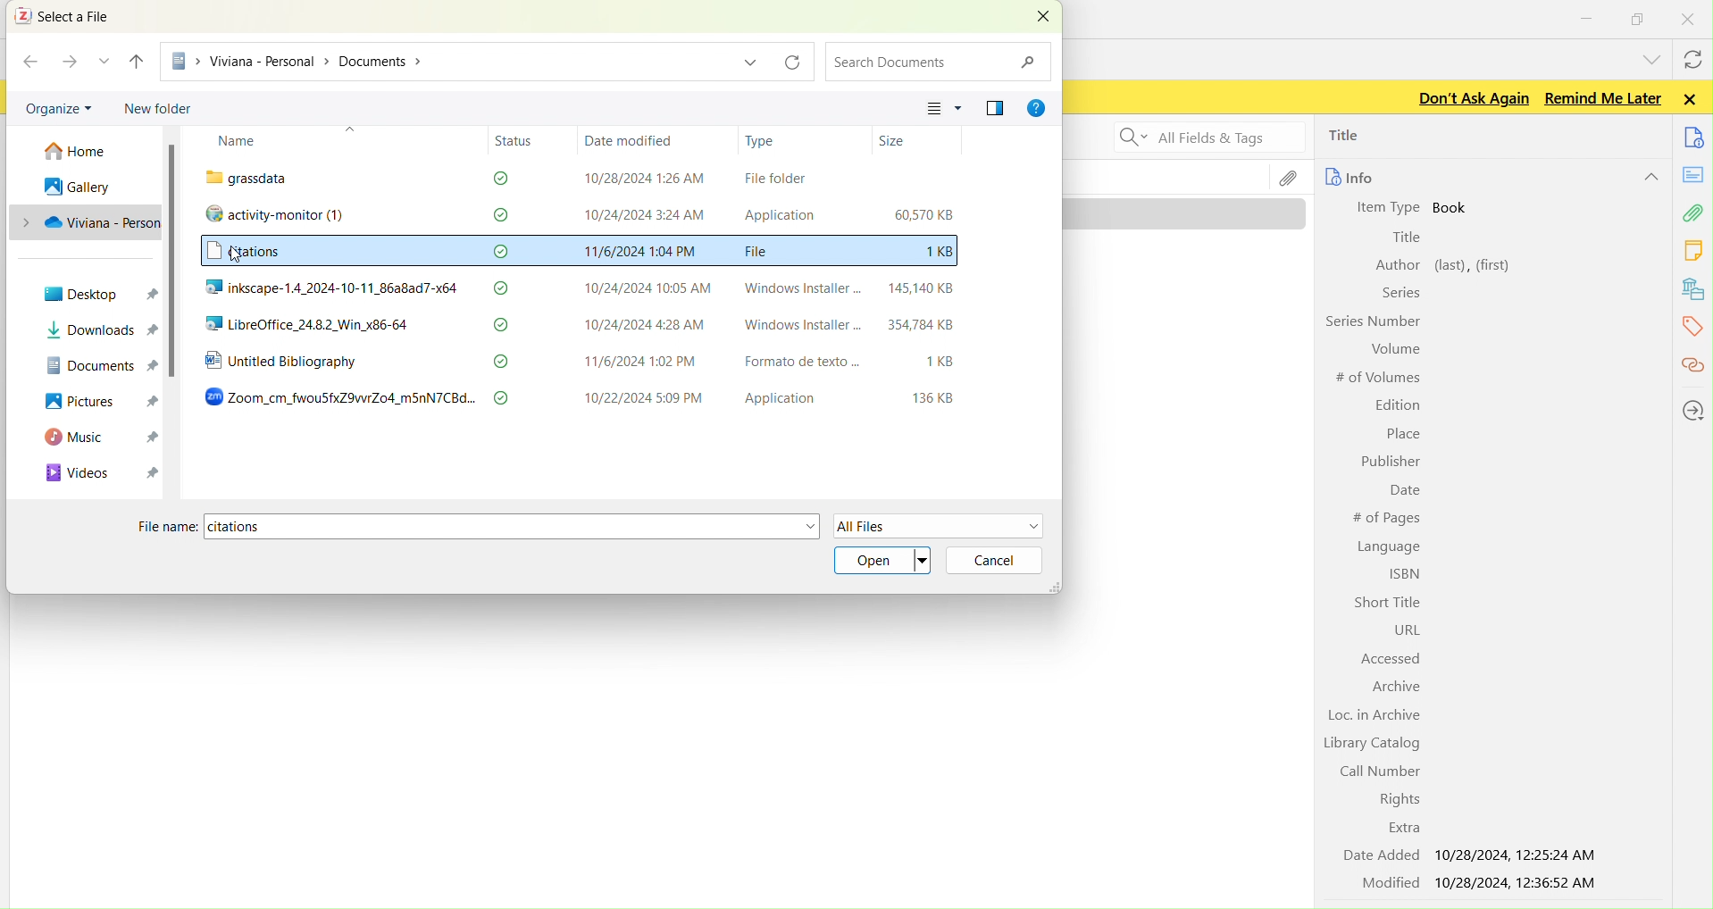  I want to click on syncwith zotero, so click(1696, 58).